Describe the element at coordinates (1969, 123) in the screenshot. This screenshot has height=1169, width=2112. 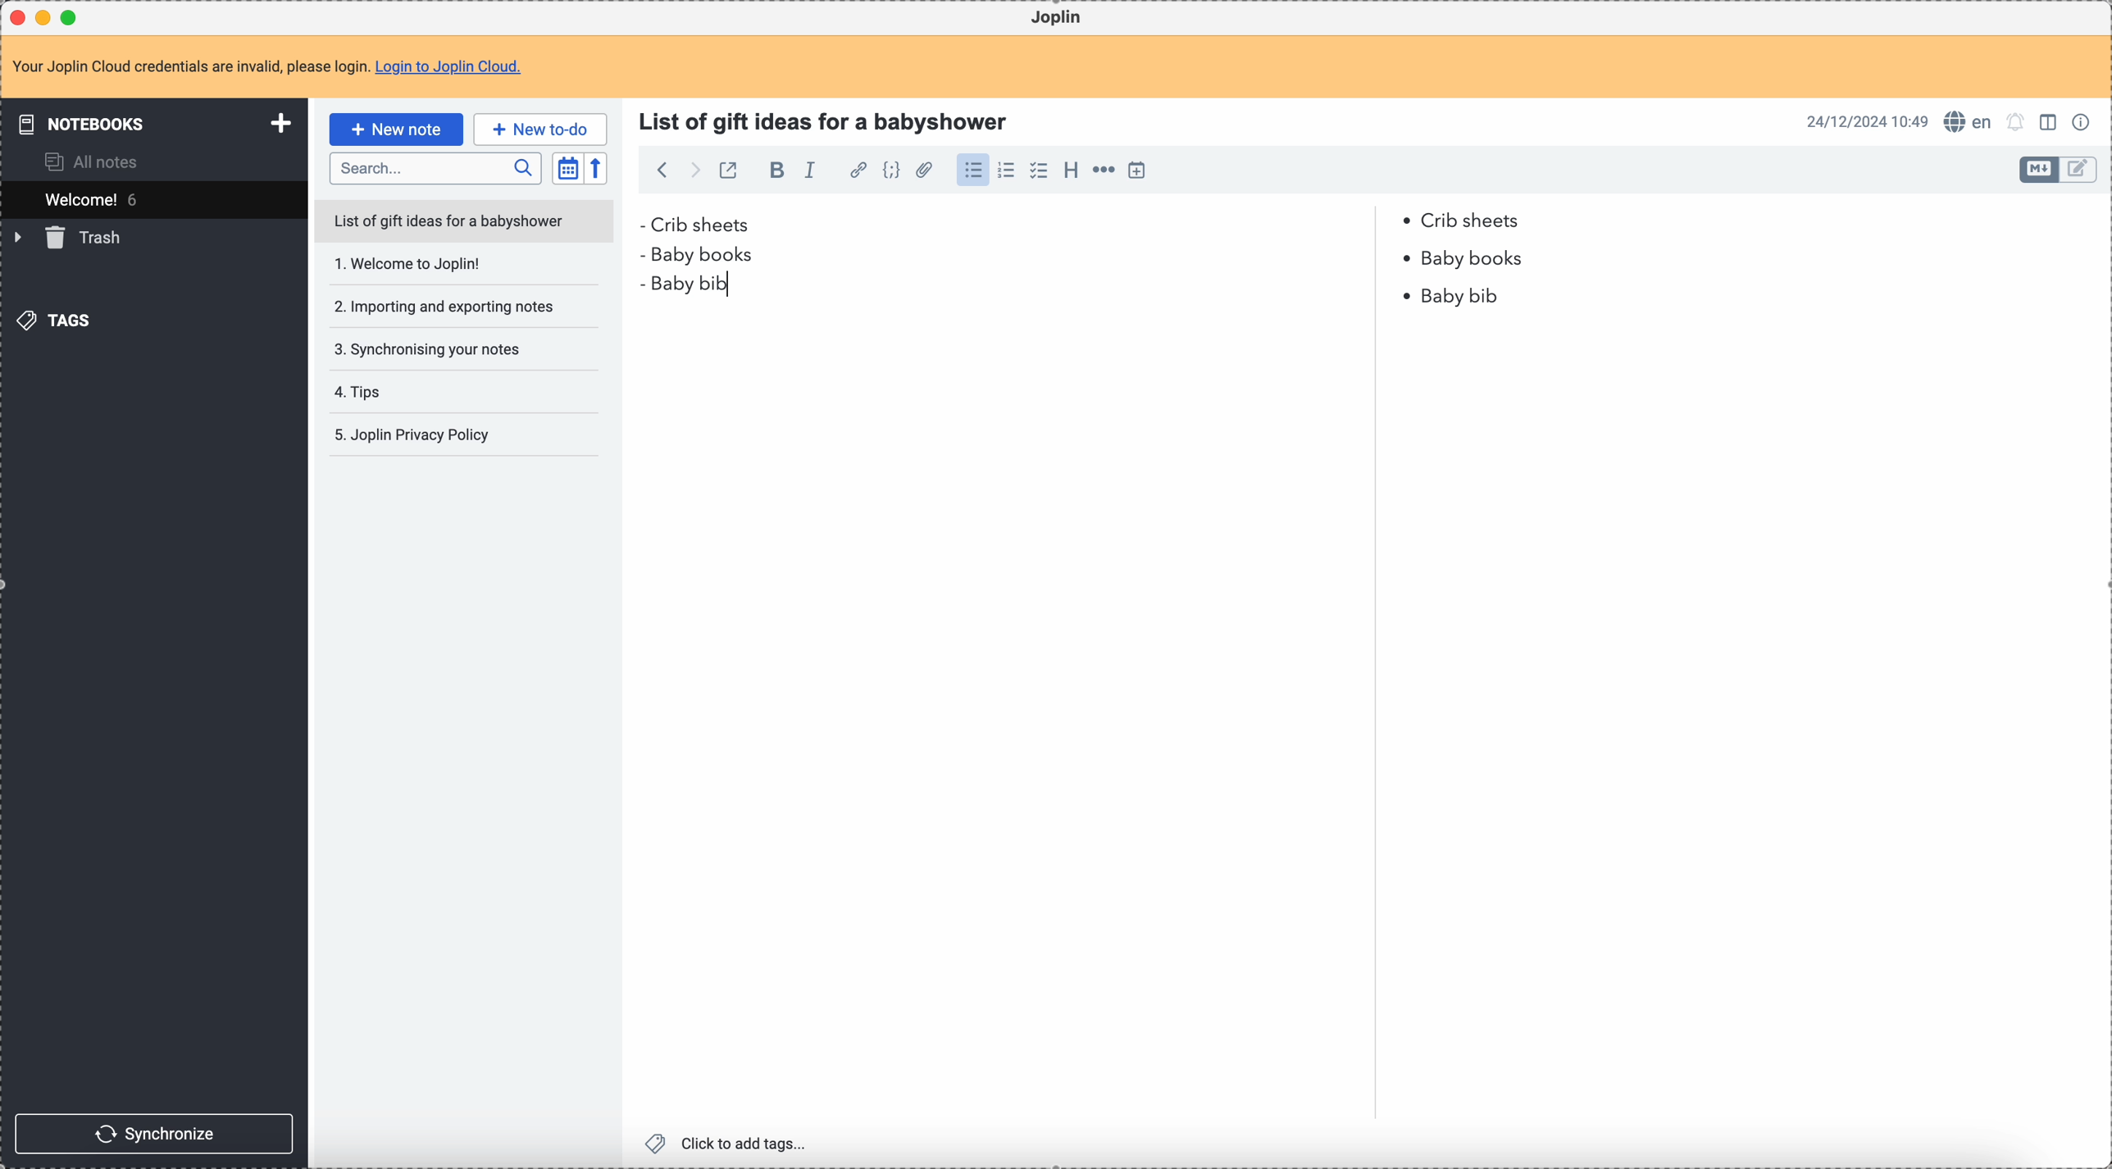
I see `spell checker` at that location.